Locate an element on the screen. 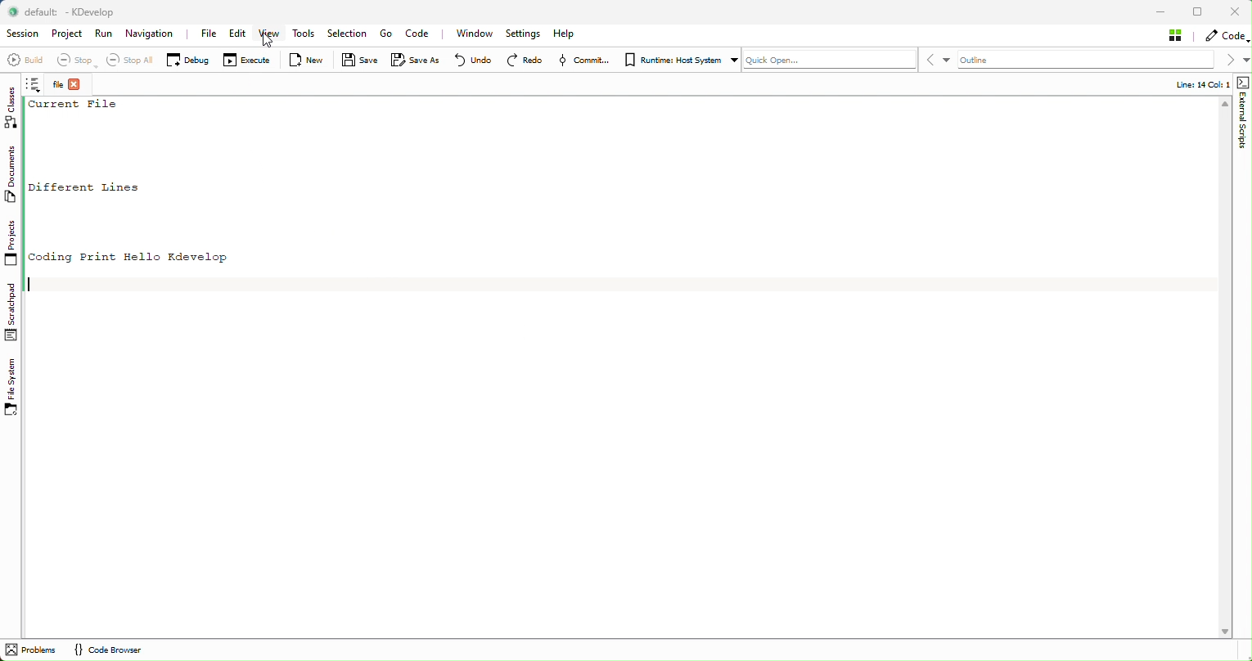 The width and height of the screenshot is (1252, 661). Code Browser is located at coordinates (106, 650).